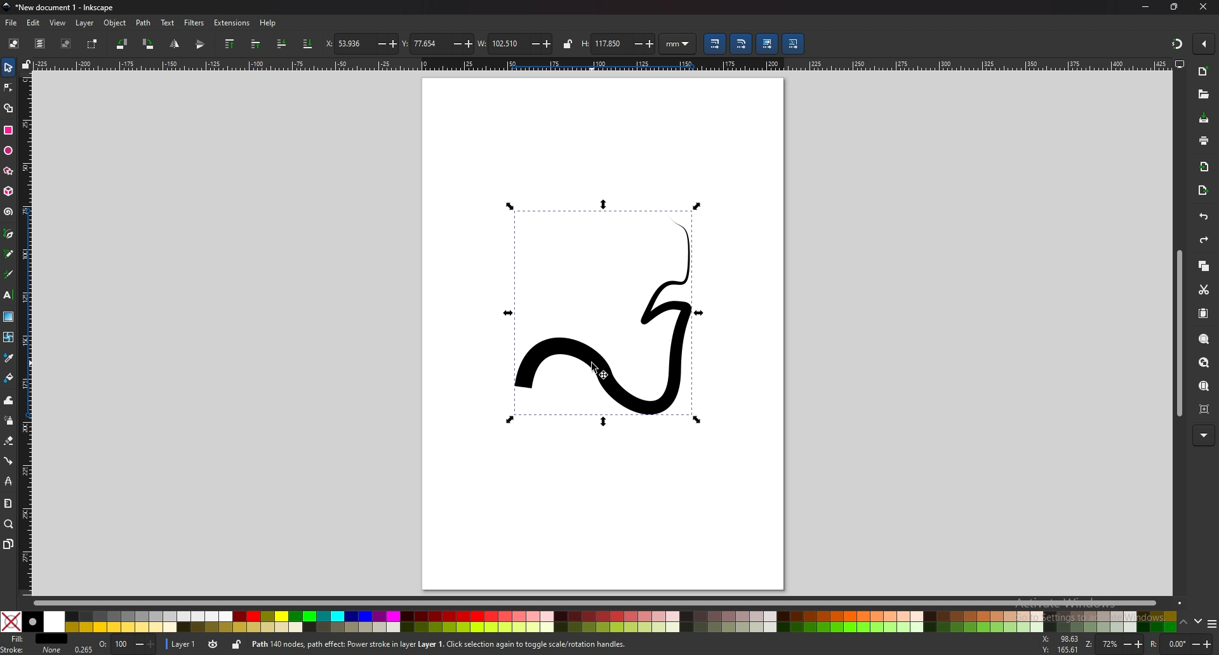  What do you see at coordinates (606, 314) in the screenshot?
I see `selected drawing` at bounding box center [606, 314].